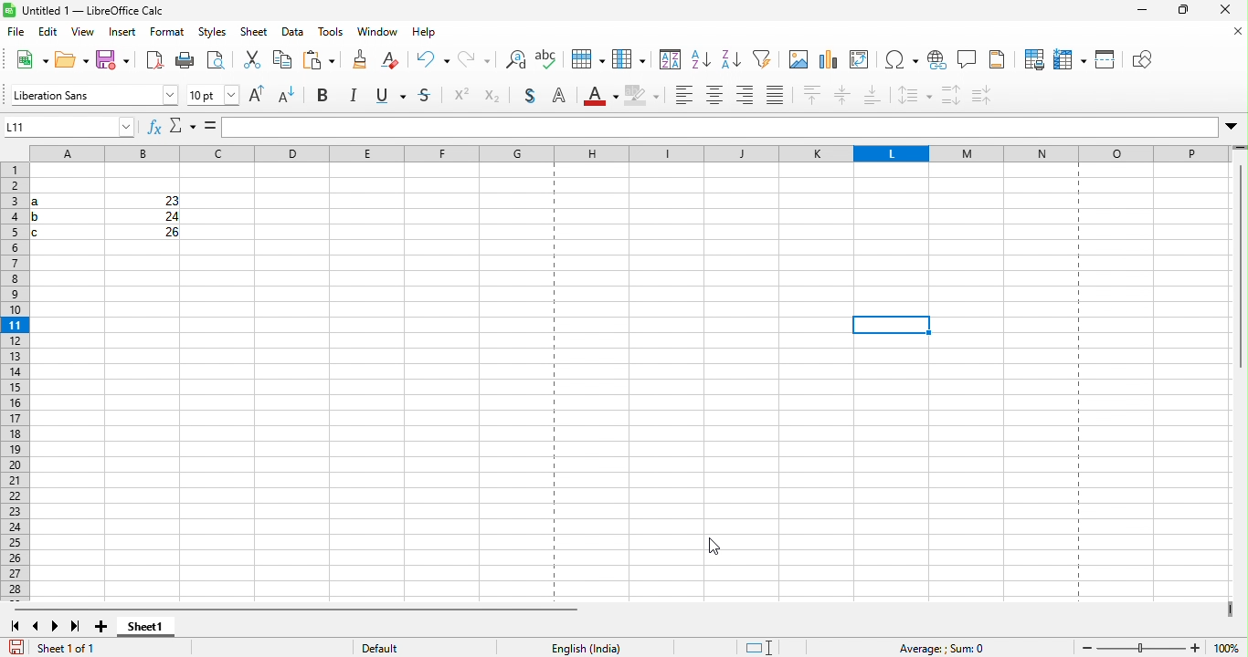  What do you see at coordinates (1105, 60) in the screenshot?
I see `split window` at bounding box center [1105, 60].